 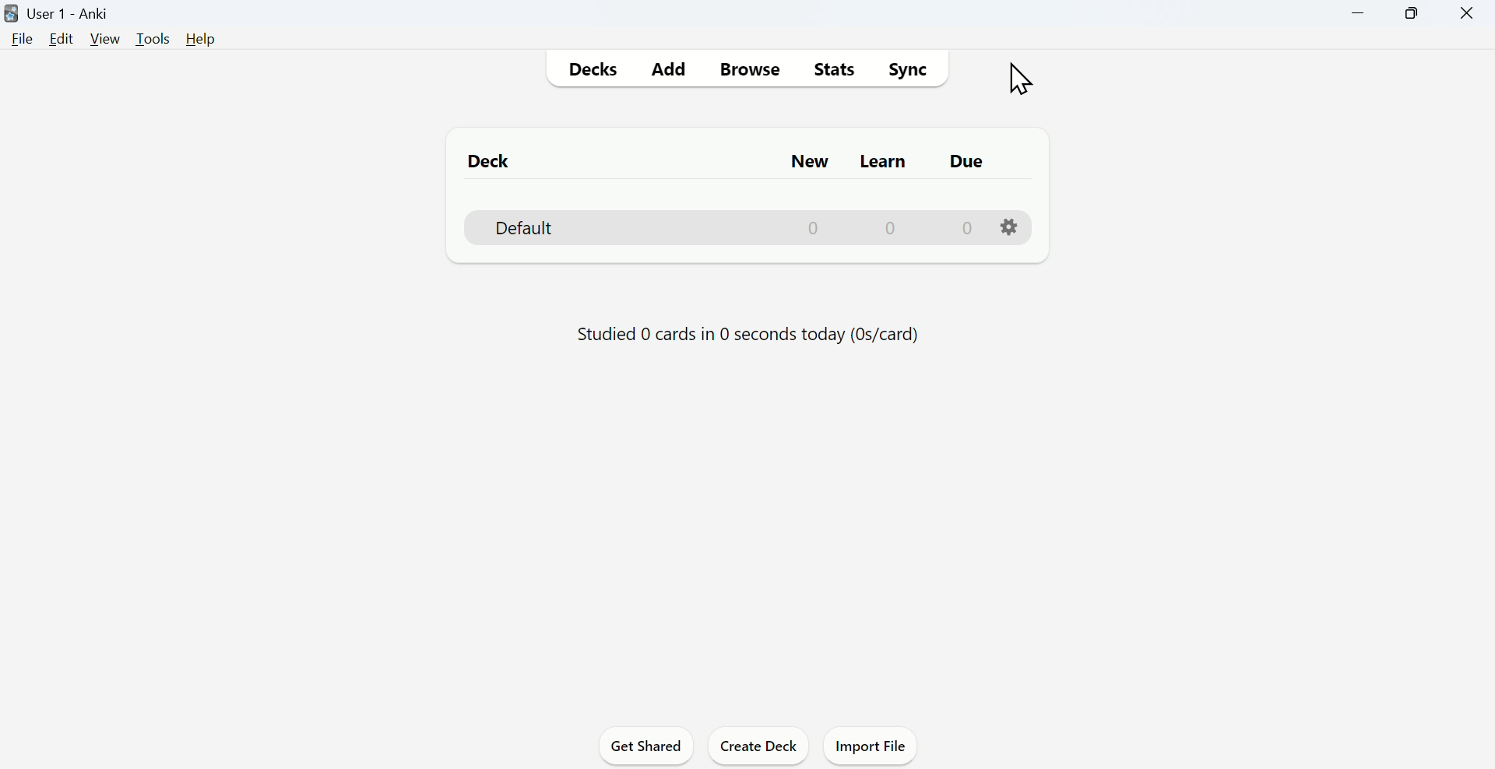 I want to click on Deck, so click(x=494, y=160).